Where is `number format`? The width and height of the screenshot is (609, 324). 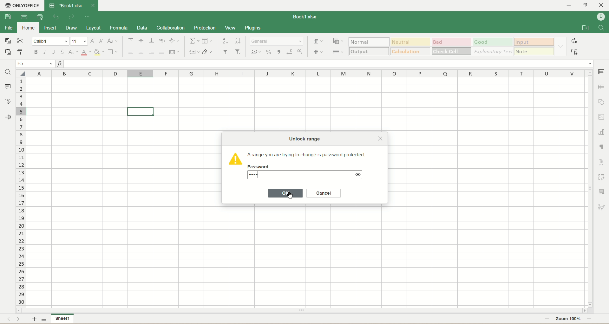
number format is located at coordinates (276, 42).